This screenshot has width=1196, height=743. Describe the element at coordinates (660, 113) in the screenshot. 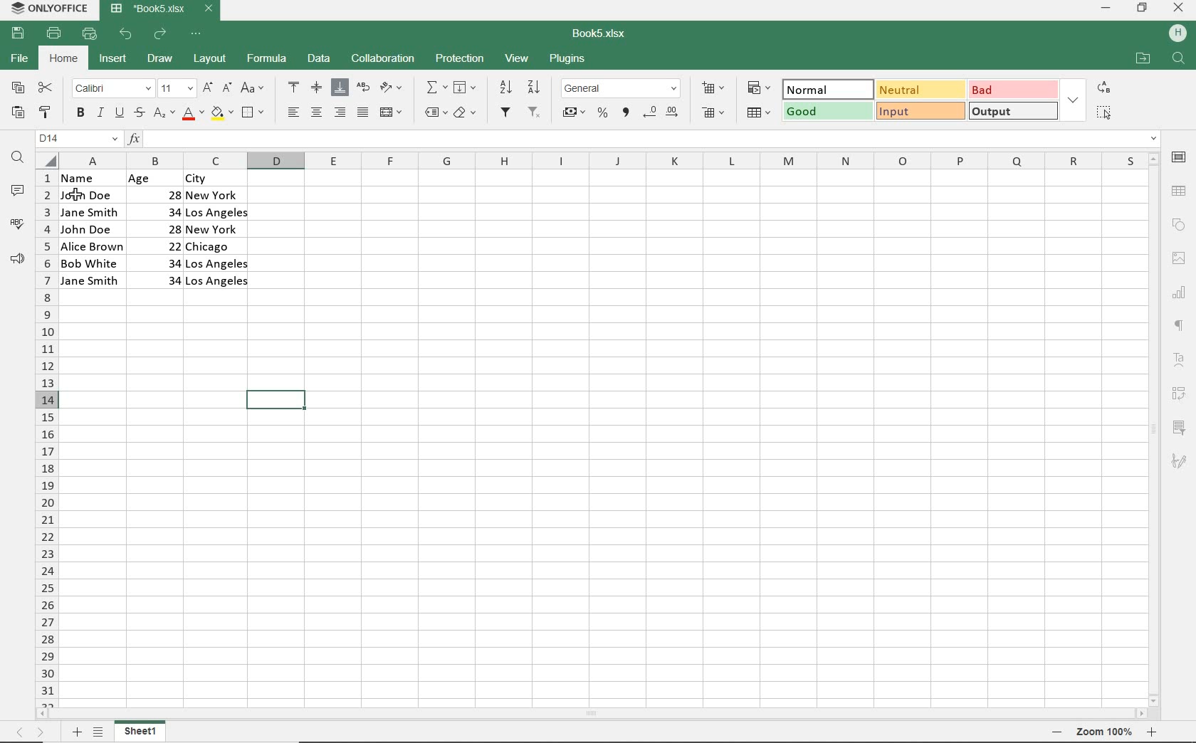

I see `CHANGE DECIMAL PLACE` at that location.